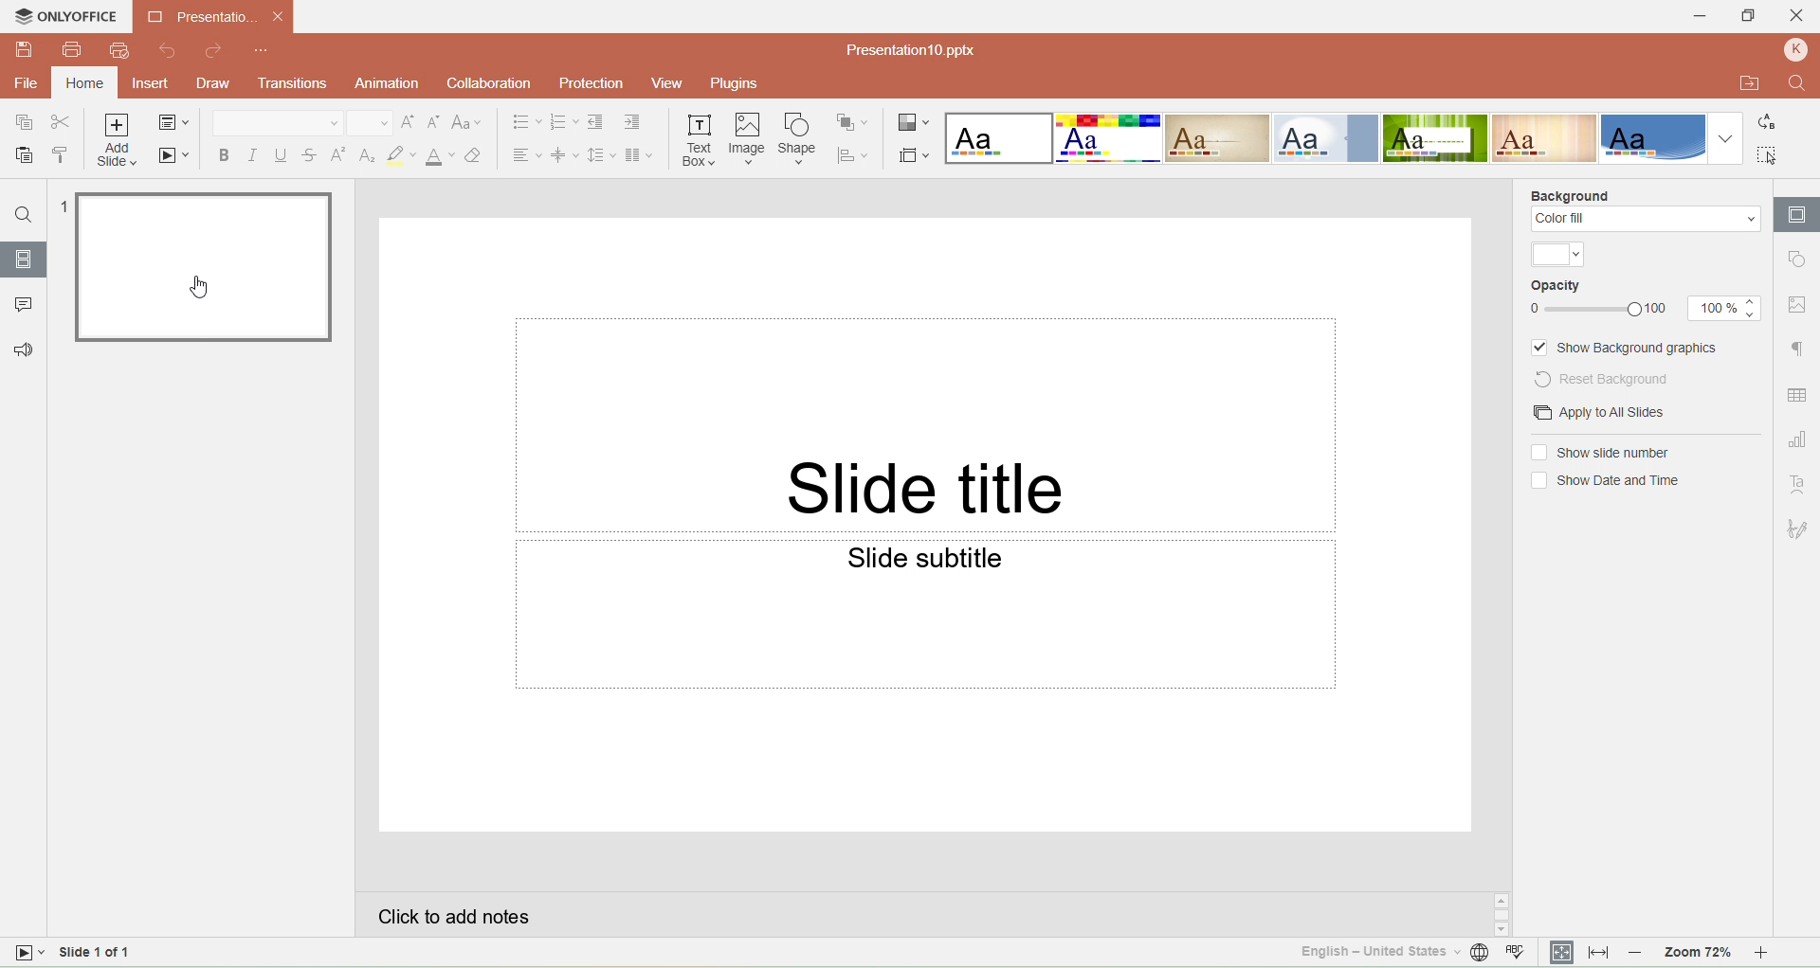  Describe the element at coordinates (1796, 261) in the screenshot. I see `Slide setting` at that location.